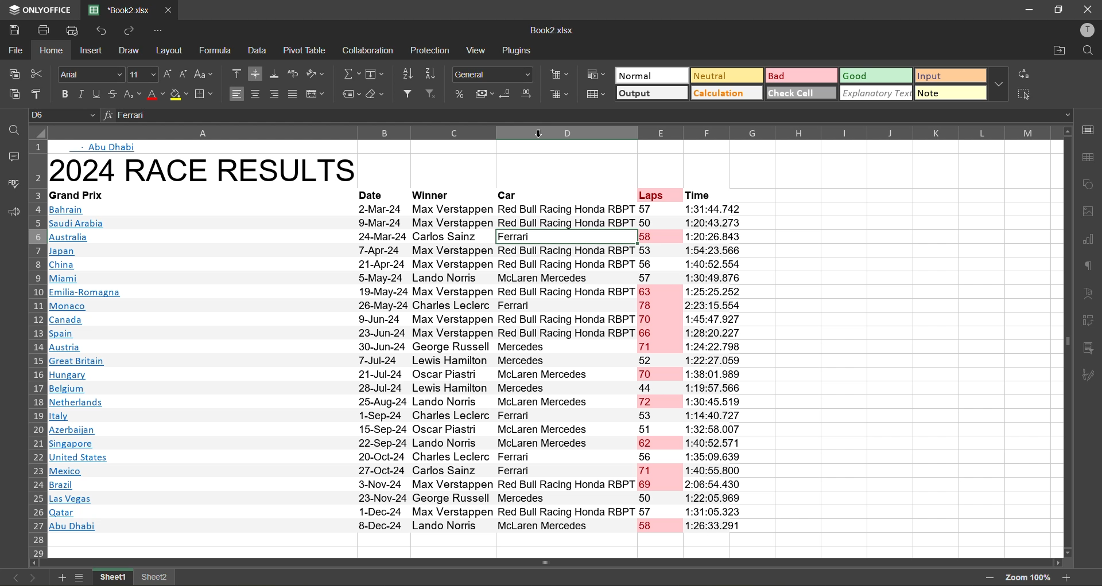  Describe the element at coordinates (651, 196) in the screenshot. I see `Laps` at that location.